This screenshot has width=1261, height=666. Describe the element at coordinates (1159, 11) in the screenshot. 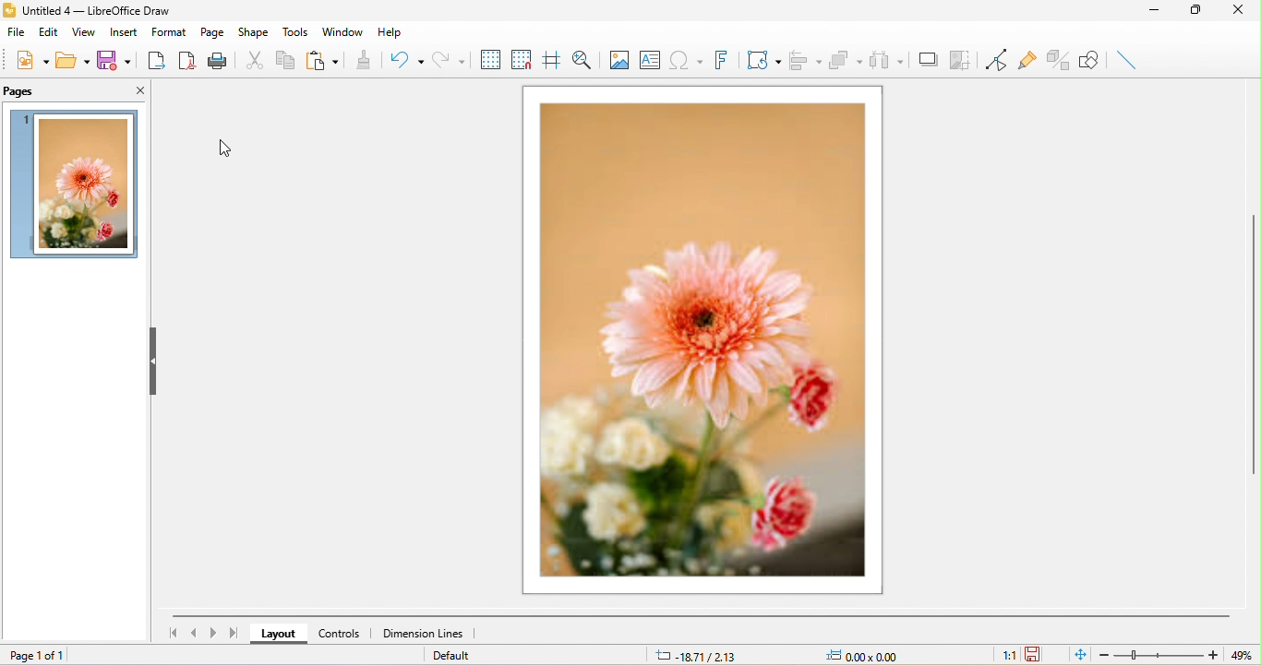

I see `minimize` at that location.